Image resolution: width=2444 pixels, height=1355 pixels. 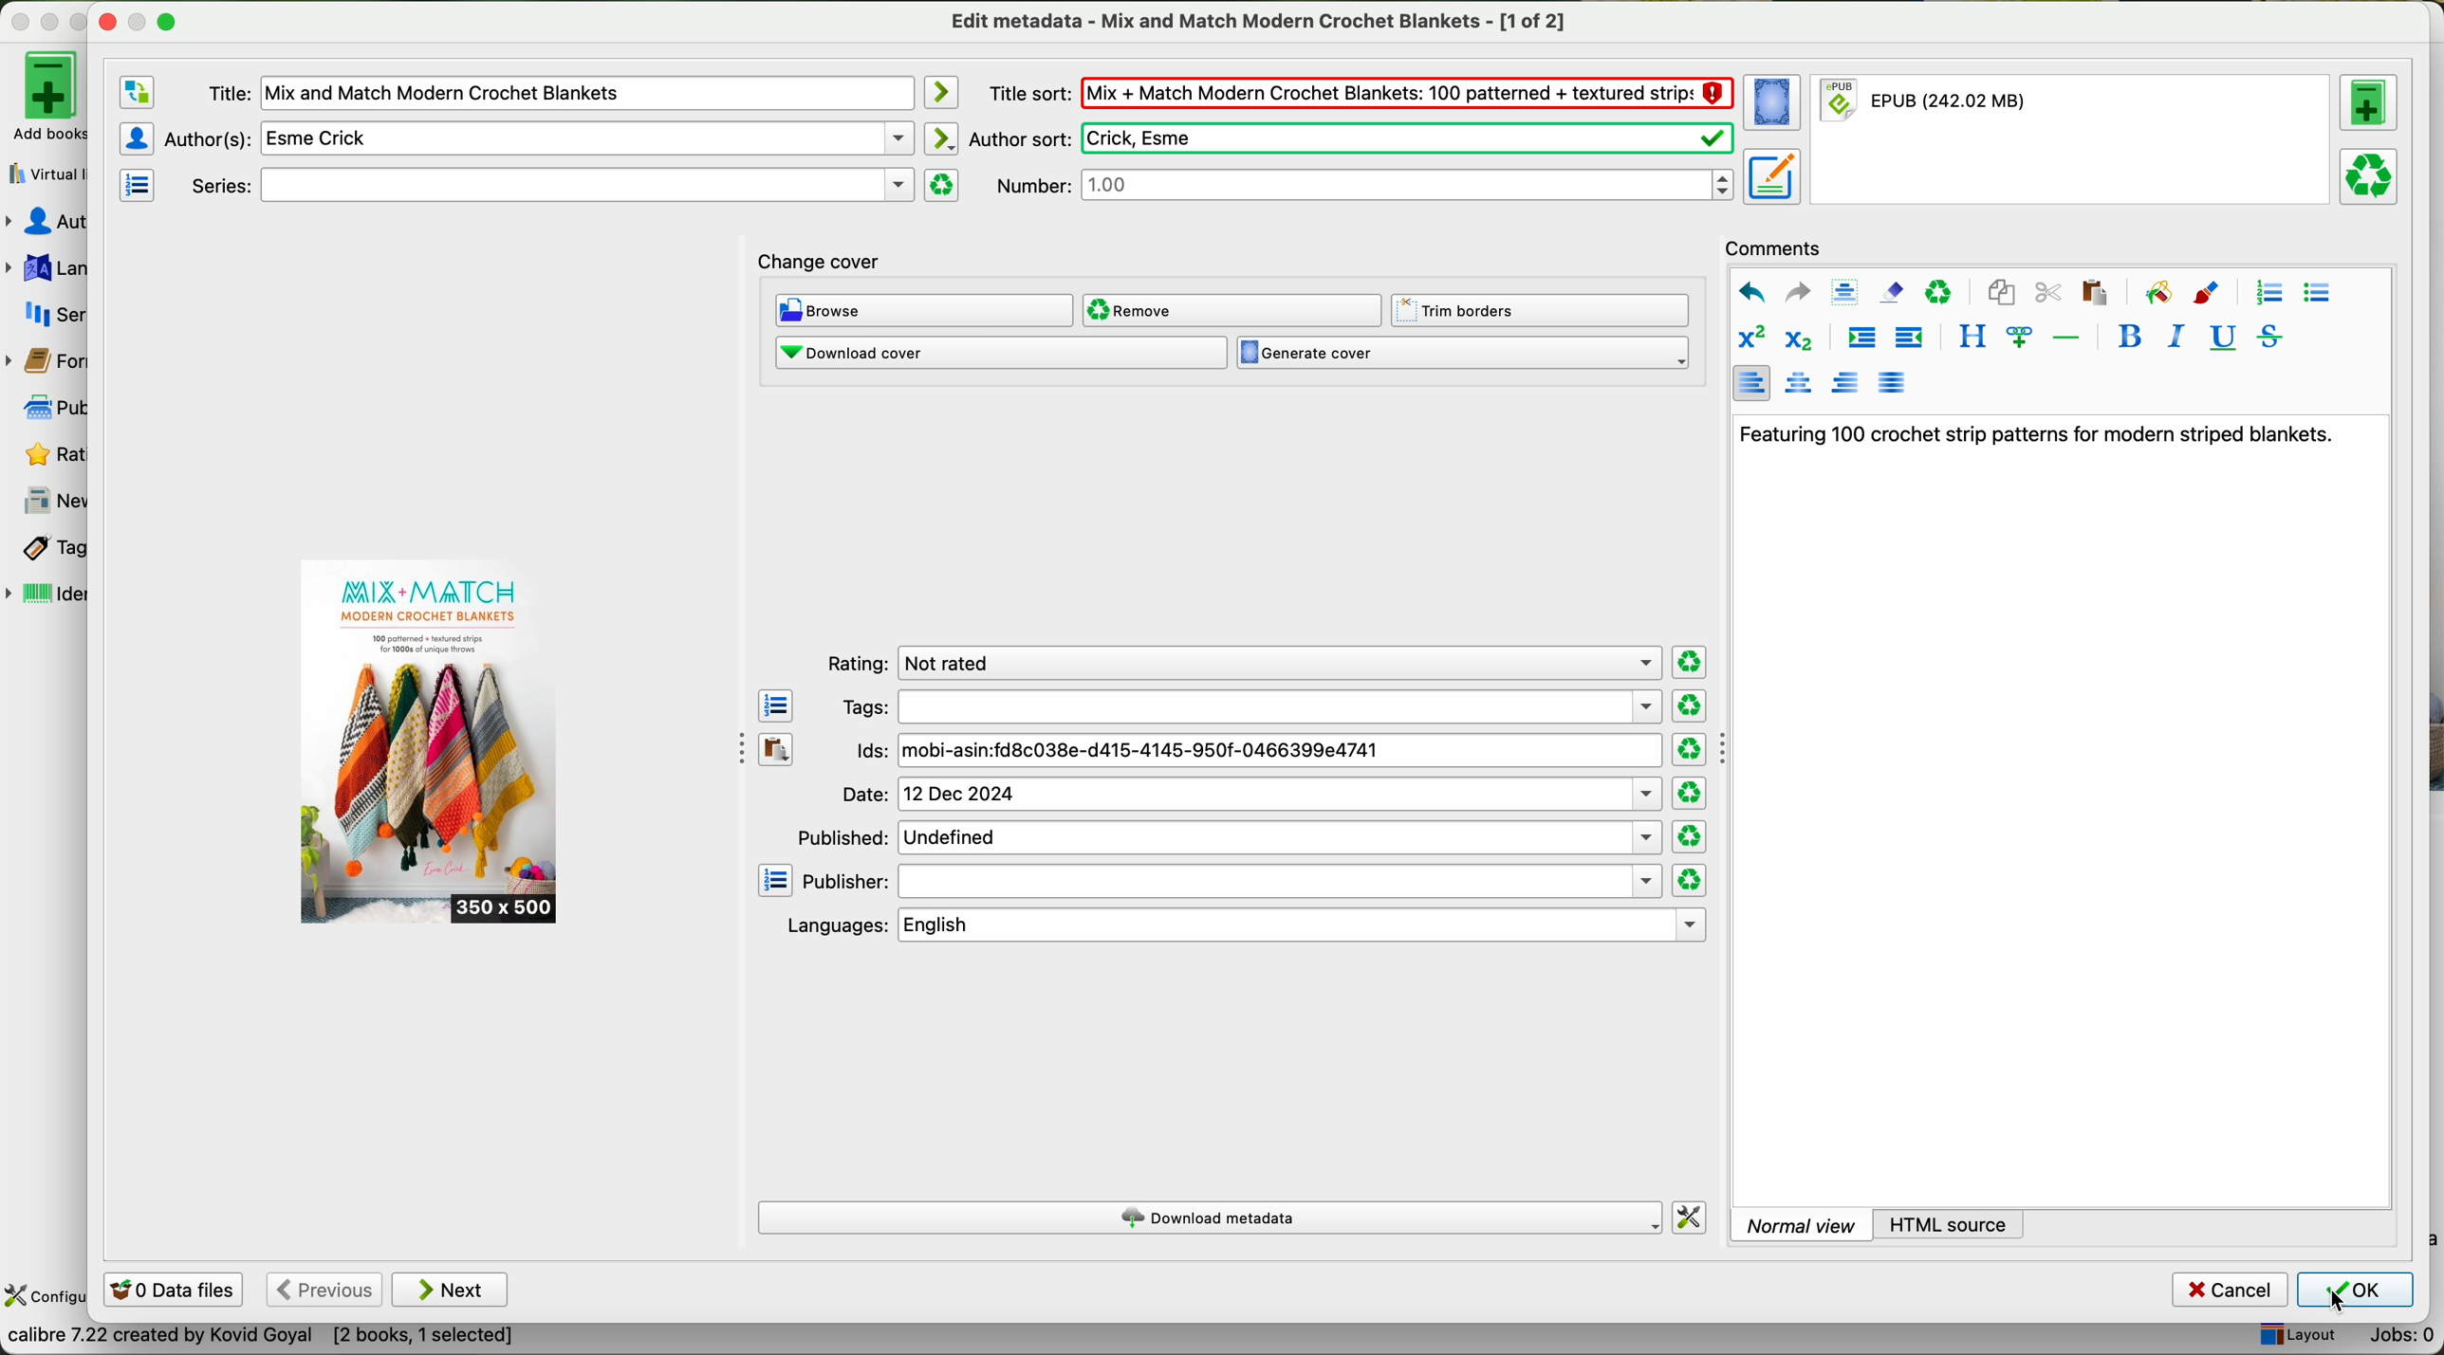 What do you see at coordinates (1770, 175) in the screenshot?
I see `set metadata for the book` at bounding box center [1770, 175].